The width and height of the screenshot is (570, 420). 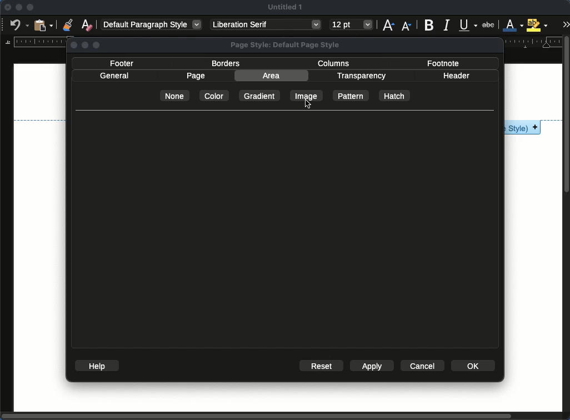 What do you see at coordinates (195, 76) in the screenshot?
I see `page` at bounding box center [195, 76].